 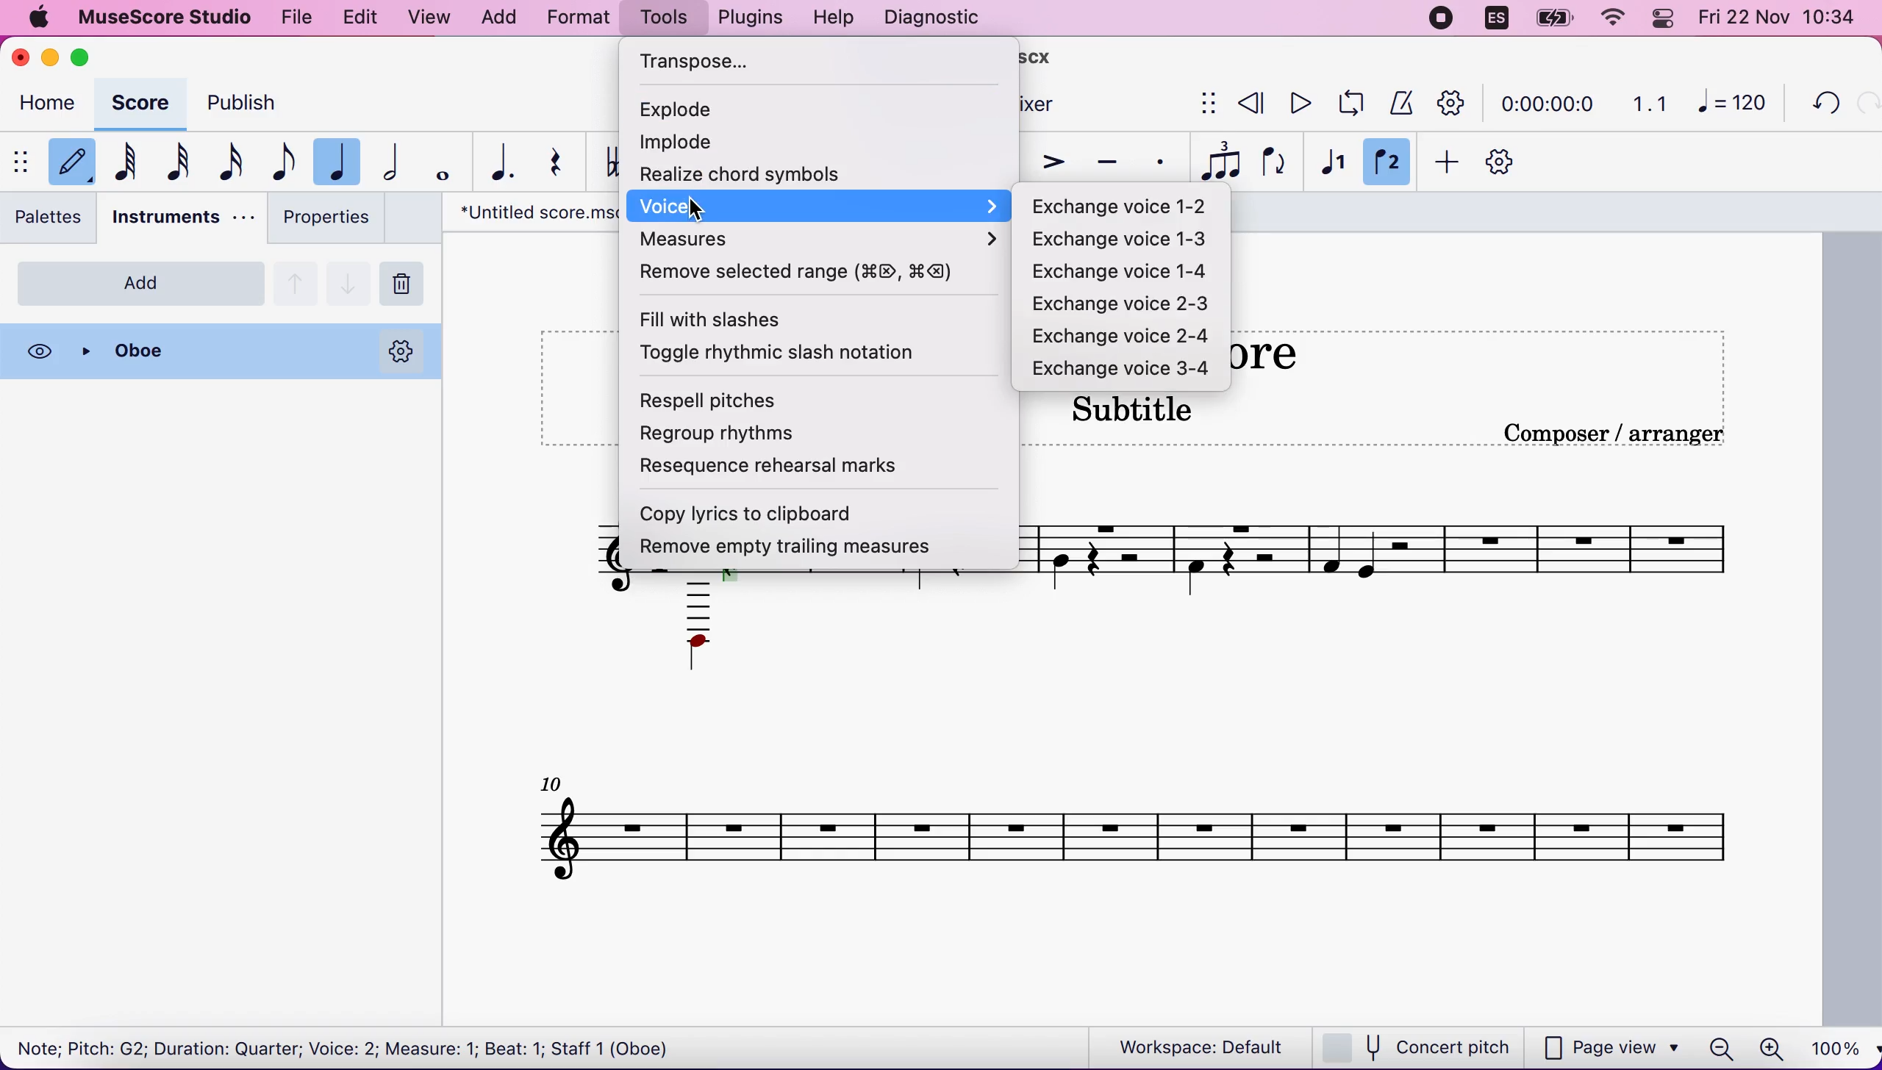 I want to click on exchange voice 1-2, so click(x=1123, y=208).